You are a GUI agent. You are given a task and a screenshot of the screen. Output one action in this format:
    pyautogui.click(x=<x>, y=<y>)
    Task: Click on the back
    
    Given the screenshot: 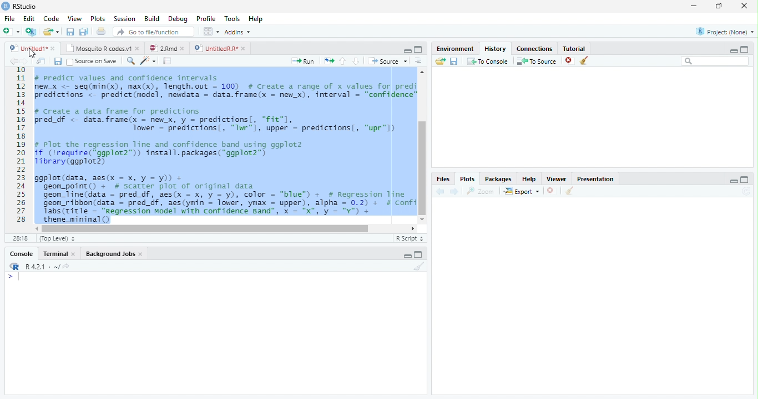 What is the action you would take?
    pyautogui.click(x=12, y=62)
    